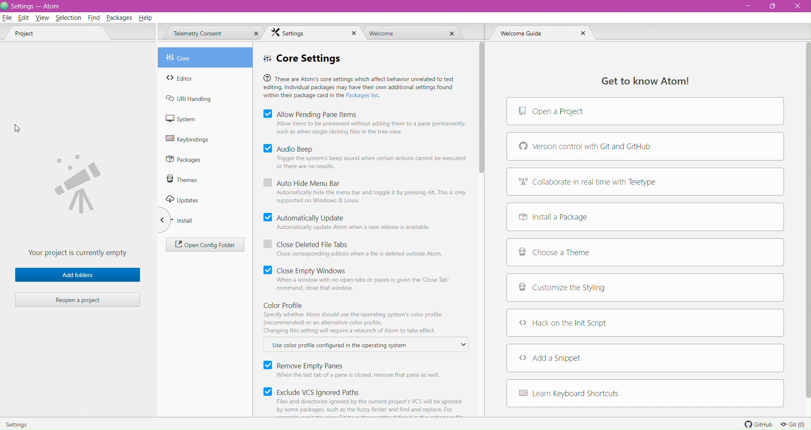 This screenshot has width=811, height=430. Describe the element at coordinates (367, 158) in the screenshot. I see `Audio Beep Trigger the system's beep sound when certain actions cannot be executed or there are no results.` at that location.